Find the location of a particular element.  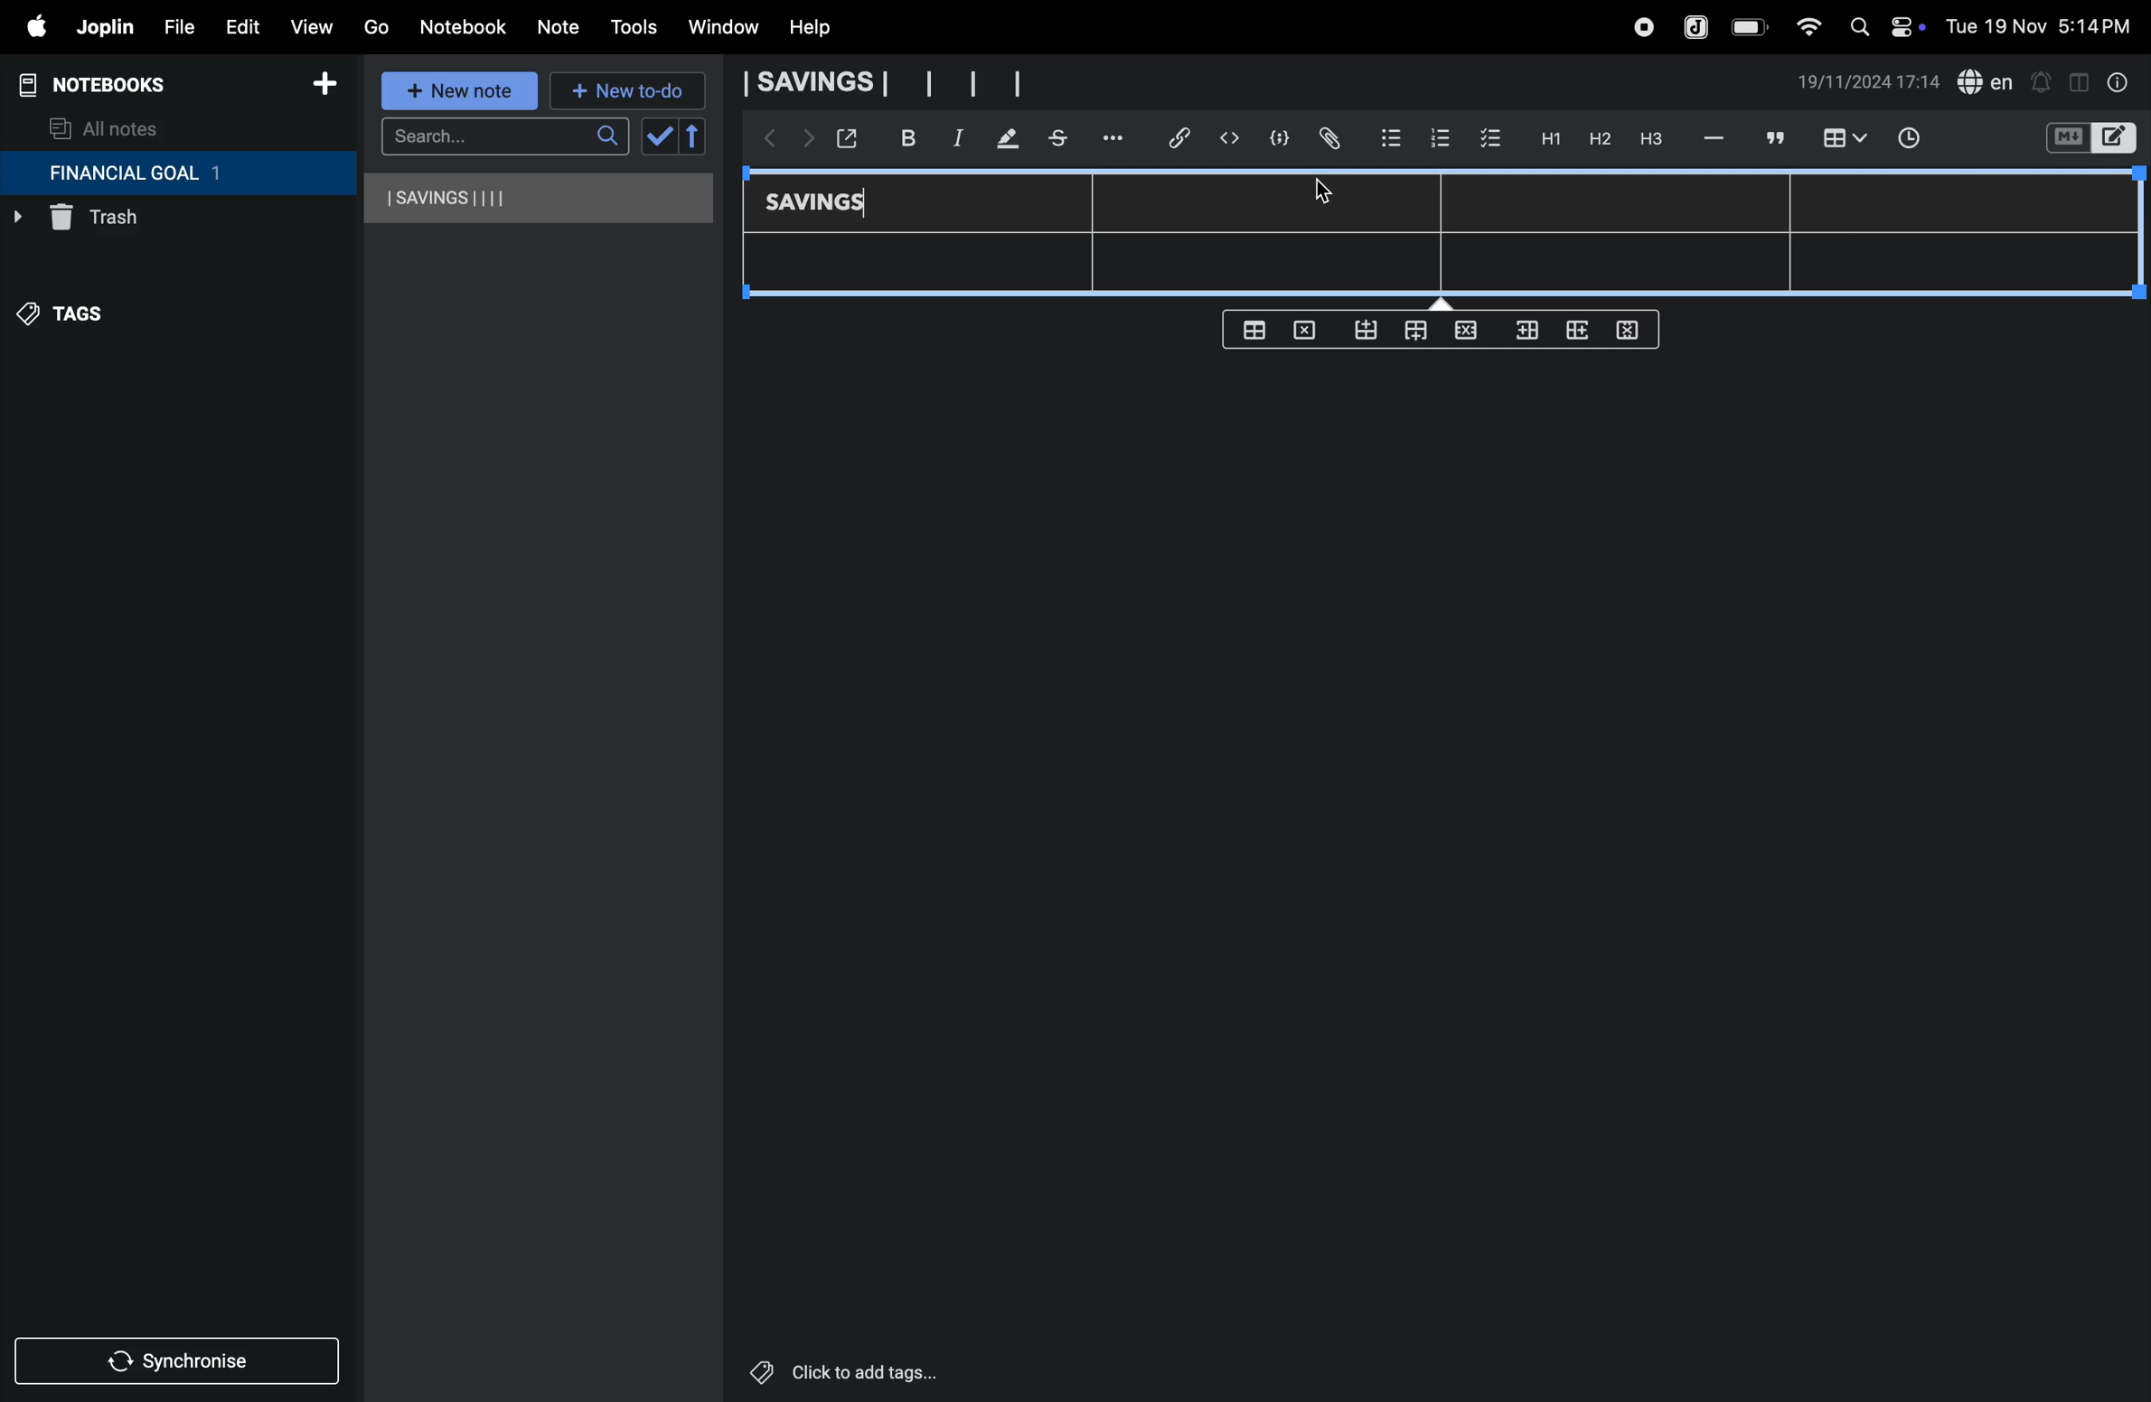

view is located at coordinates (310, 23).